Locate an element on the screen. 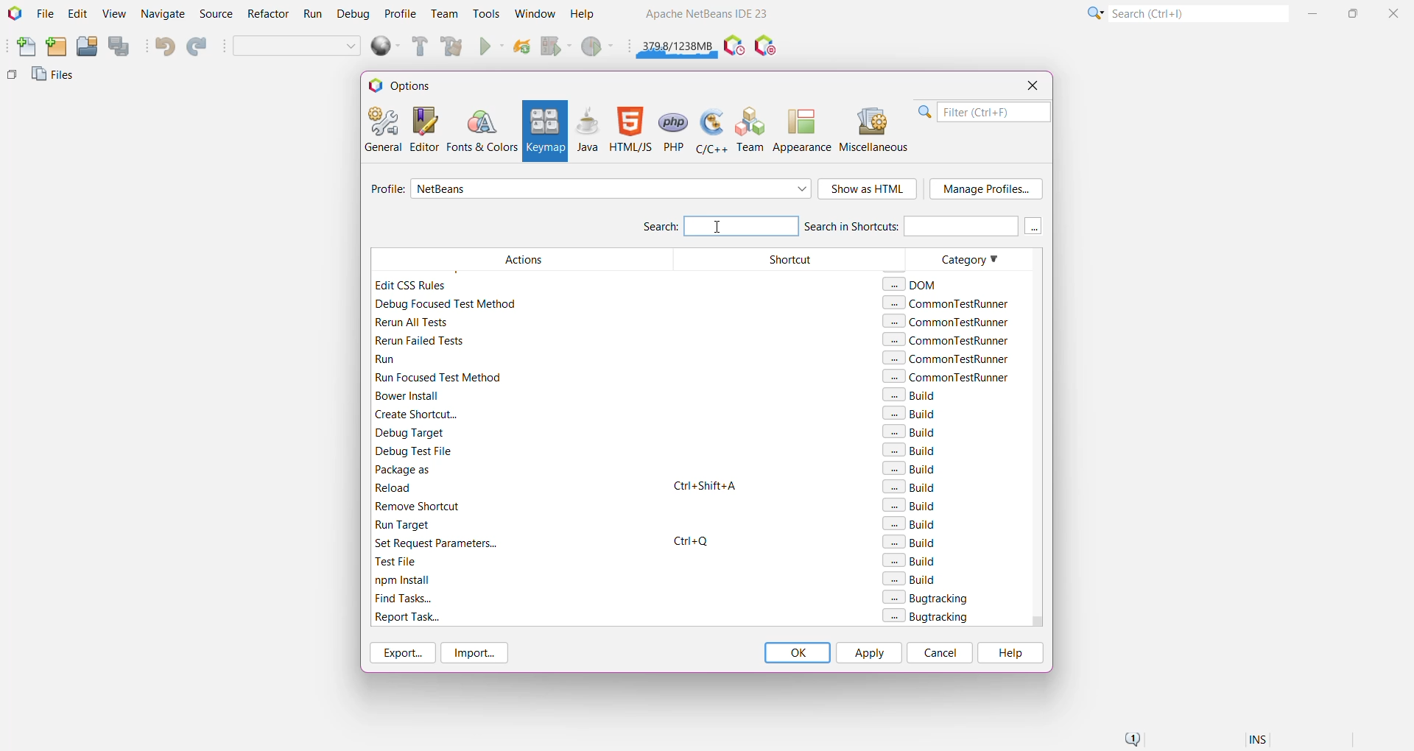 Image resolution: width=1414 pixels, height=751 pixels. Team is located at coordinates (443, 14).